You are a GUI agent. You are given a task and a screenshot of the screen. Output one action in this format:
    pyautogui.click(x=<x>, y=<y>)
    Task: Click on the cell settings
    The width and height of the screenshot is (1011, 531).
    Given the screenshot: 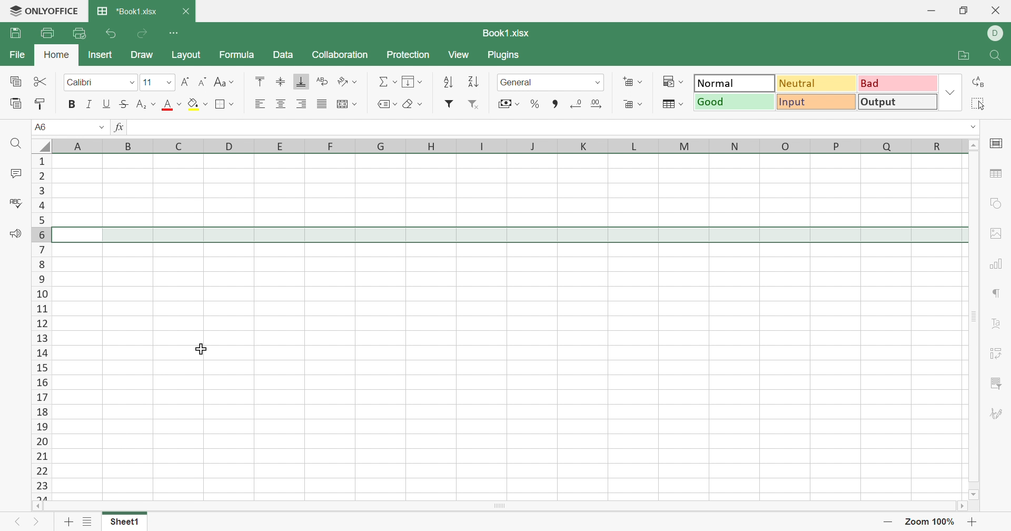 What is the action you would take?
    pyautogui.click(x=996, y=145)
    